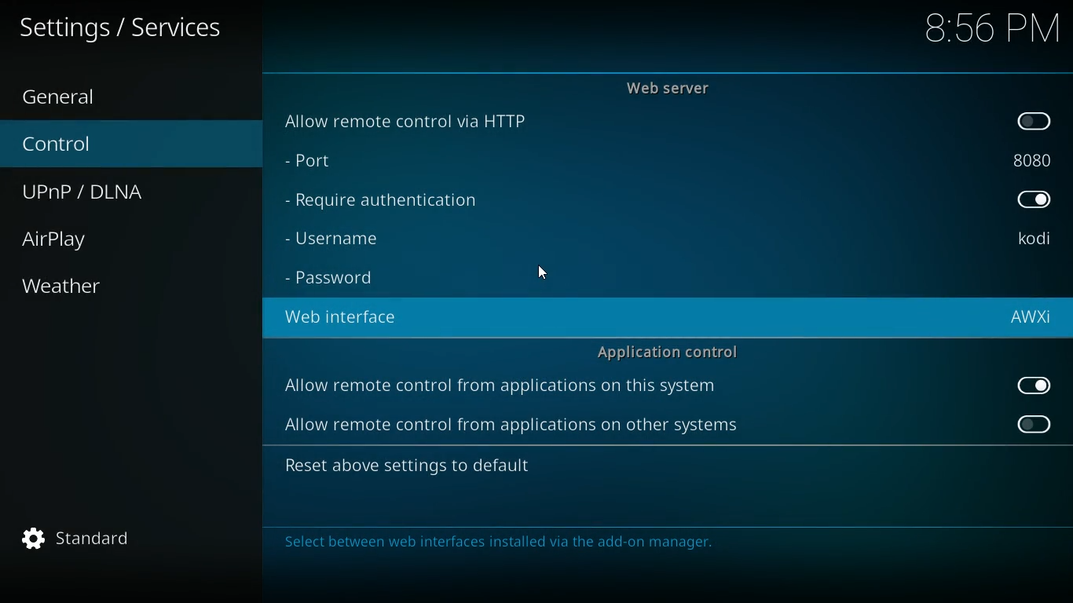 Image resolution: width=1073 pixels, height=603 pixels. What do you see at coordinates (430, 467) in the screenshot?
I see `reset` at bounding box center [430, 467].